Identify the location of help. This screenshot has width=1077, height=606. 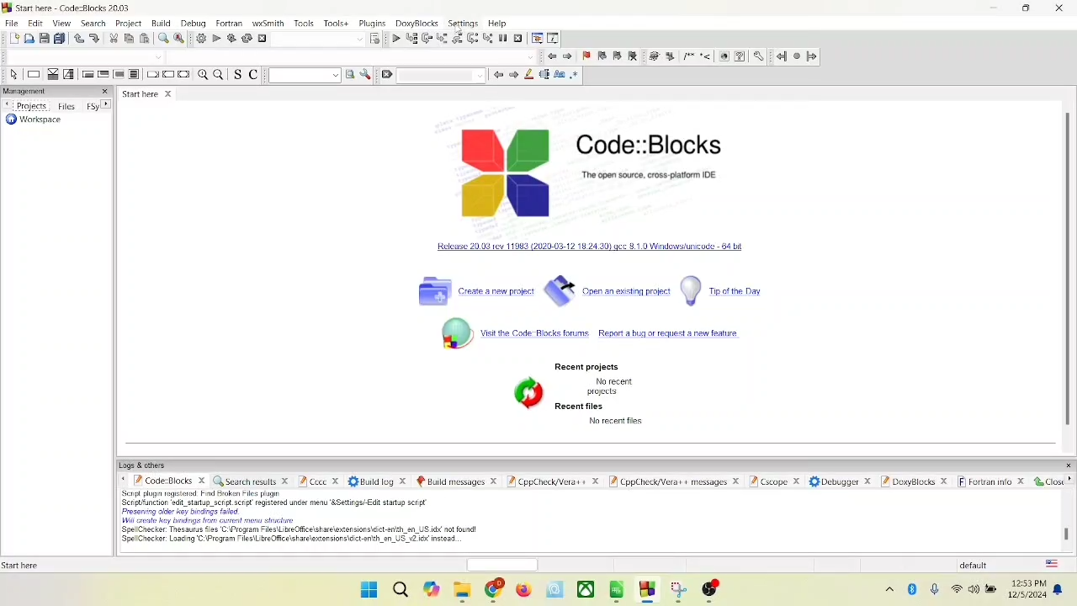
(497, 24).